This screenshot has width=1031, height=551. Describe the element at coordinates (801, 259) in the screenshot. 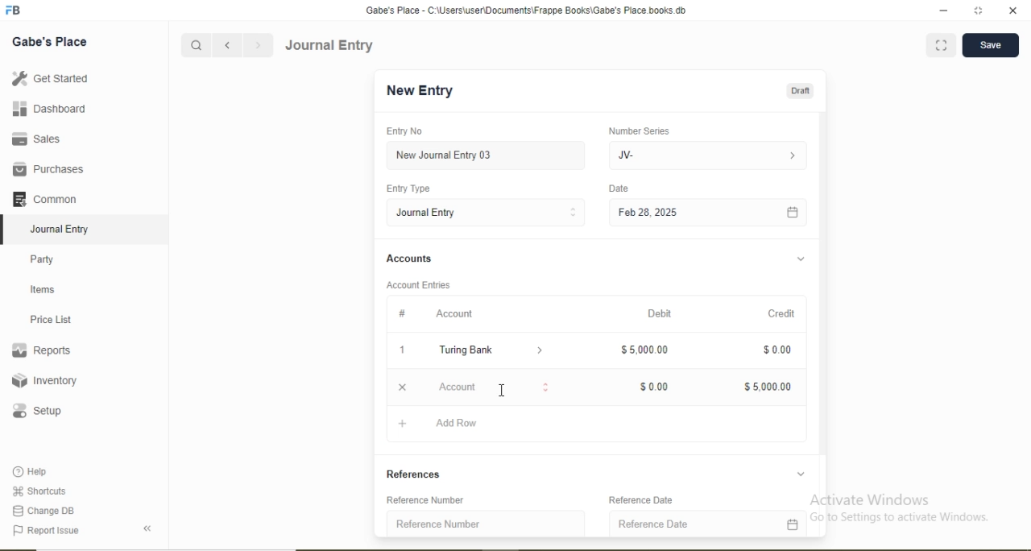

I see `Dropdown` at that location.